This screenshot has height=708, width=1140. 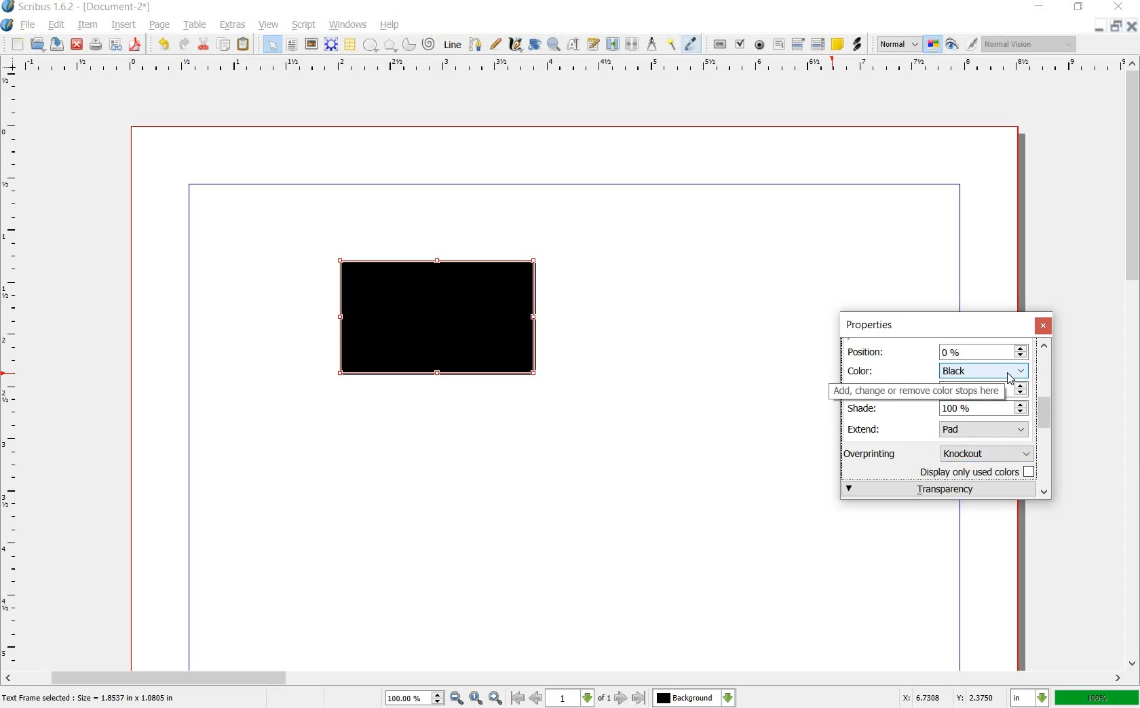 I want to click on scrollbar, so click(x=1044, y=418).